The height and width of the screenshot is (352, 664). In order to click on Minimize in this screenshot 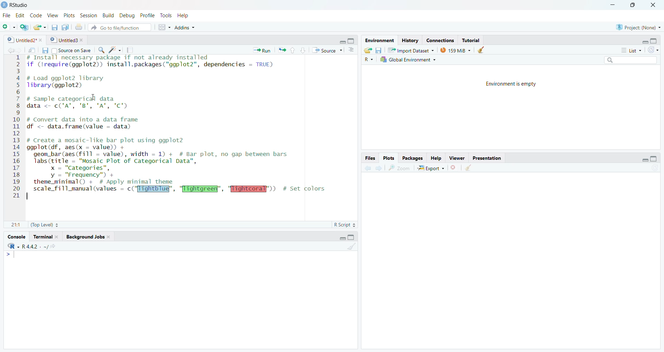, I will do `click(643, 160)`.